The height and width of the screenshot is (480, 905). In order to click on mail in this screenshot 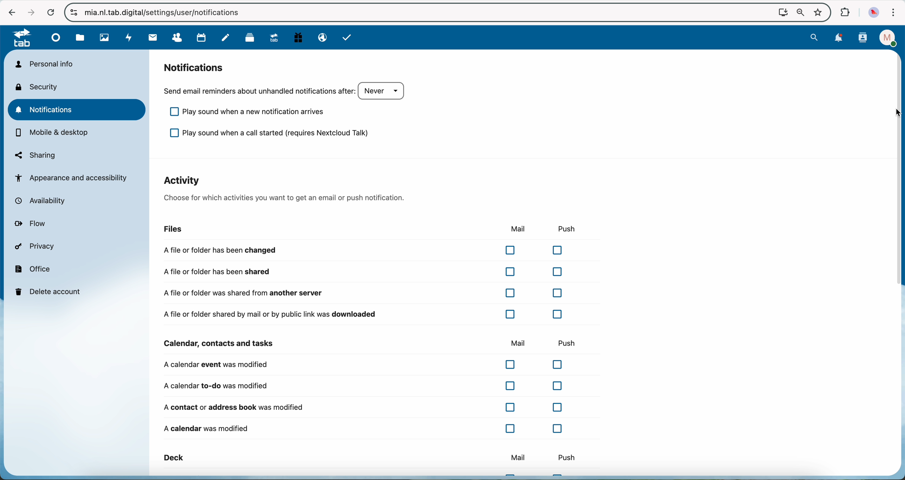, I will do `click(515, 229)`.